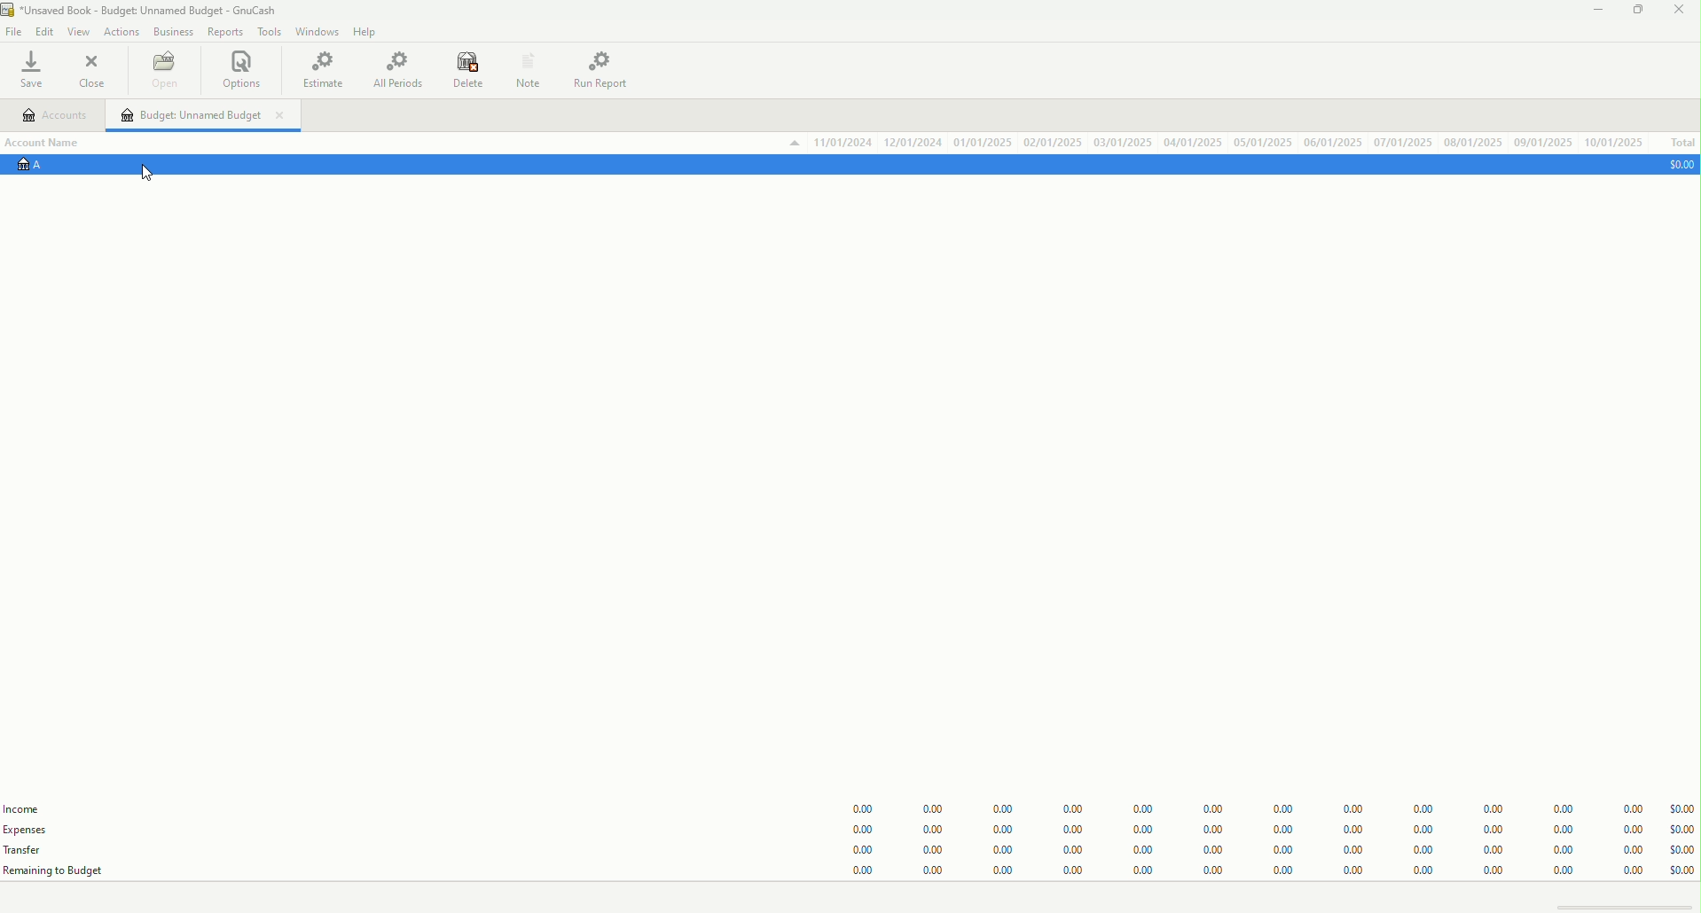 The image size is (1701, 913). I want to click on Tools, so click(266, 31).